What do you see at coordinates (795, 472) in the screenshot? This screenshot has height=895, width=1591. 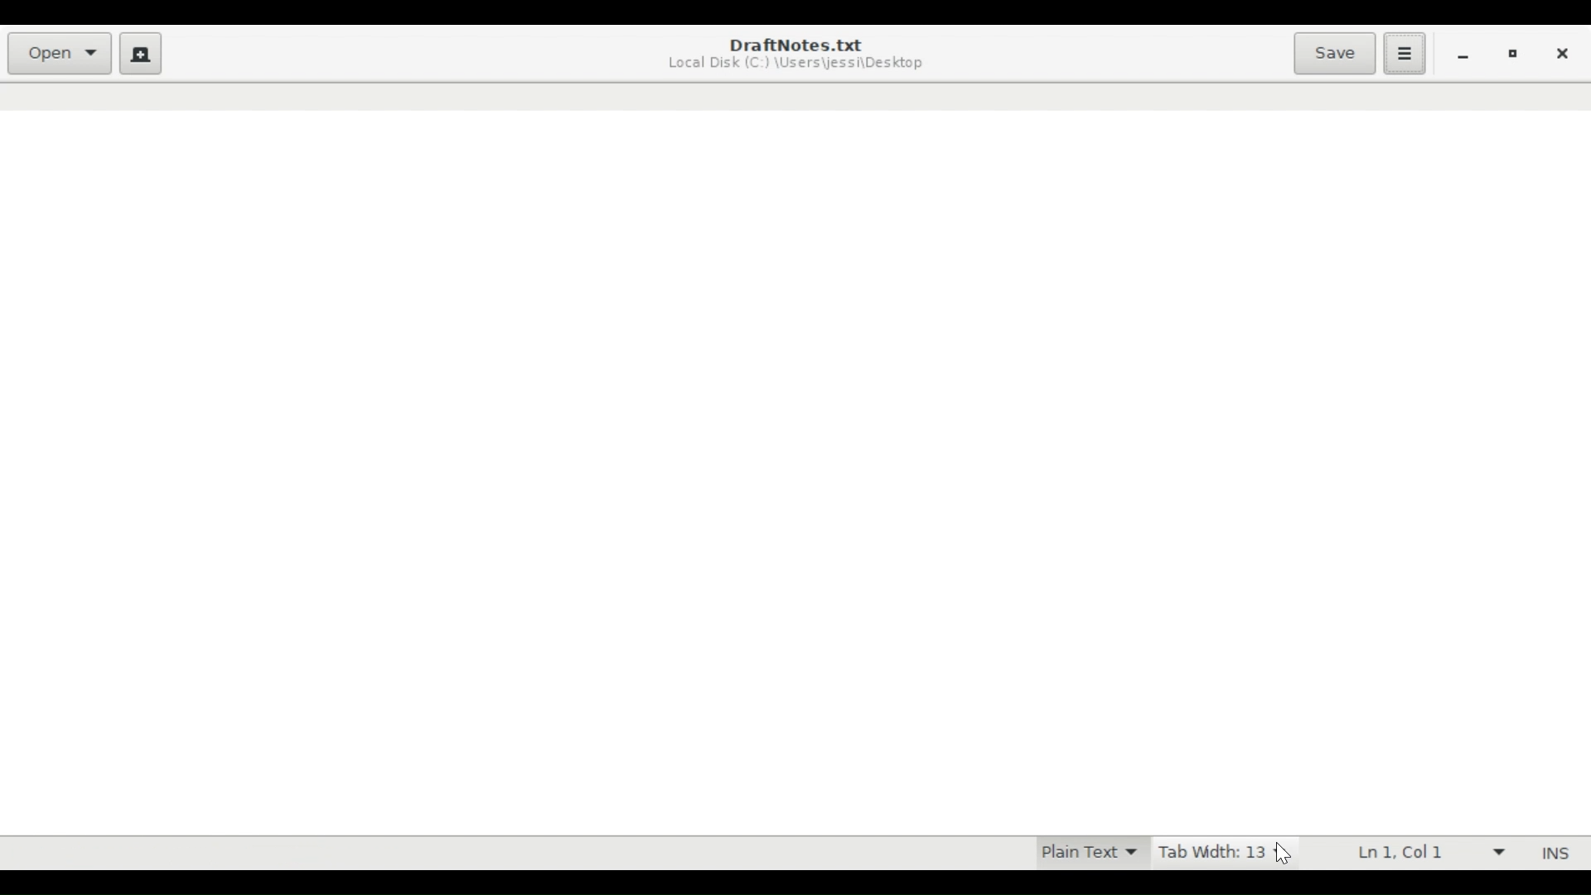 I see `Text input` at bounding box center [795, 472].